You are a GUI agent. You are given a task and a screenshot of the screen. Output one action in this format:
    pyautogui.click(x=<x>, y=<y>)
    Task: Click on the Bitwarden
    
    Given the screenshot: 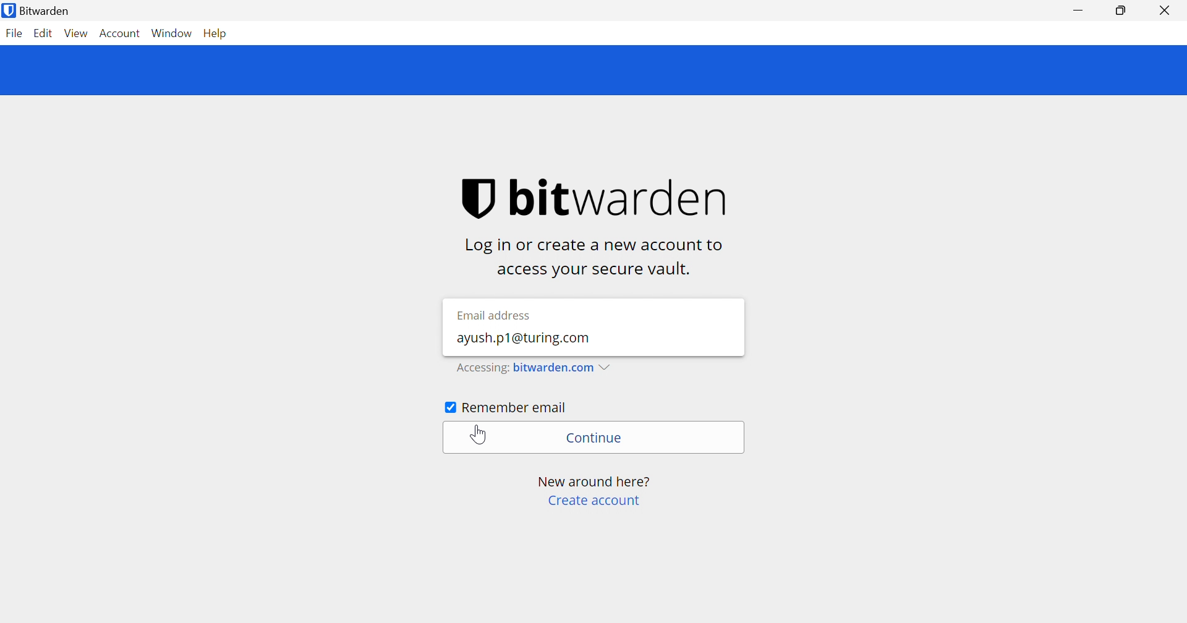 What is the action you would take?
    pyautogui.click(x=39, y=11)
    